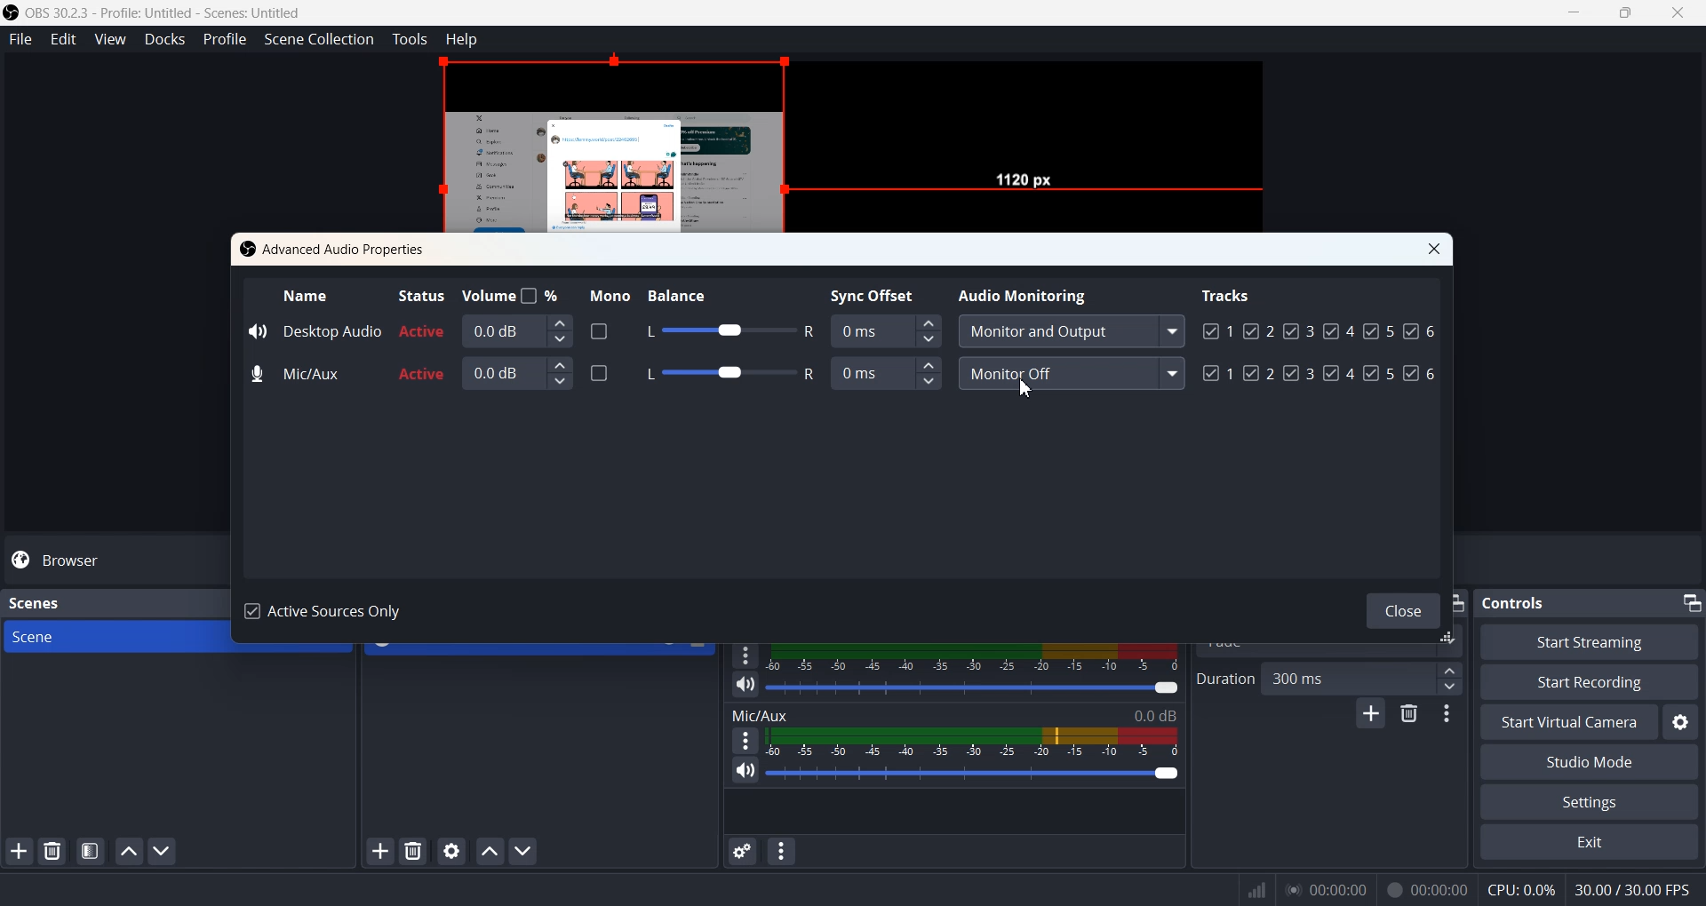  What do you see at coordinates (380, 850) in the screenshot?
I see `Add Sources` at bounding box center [380, 850].